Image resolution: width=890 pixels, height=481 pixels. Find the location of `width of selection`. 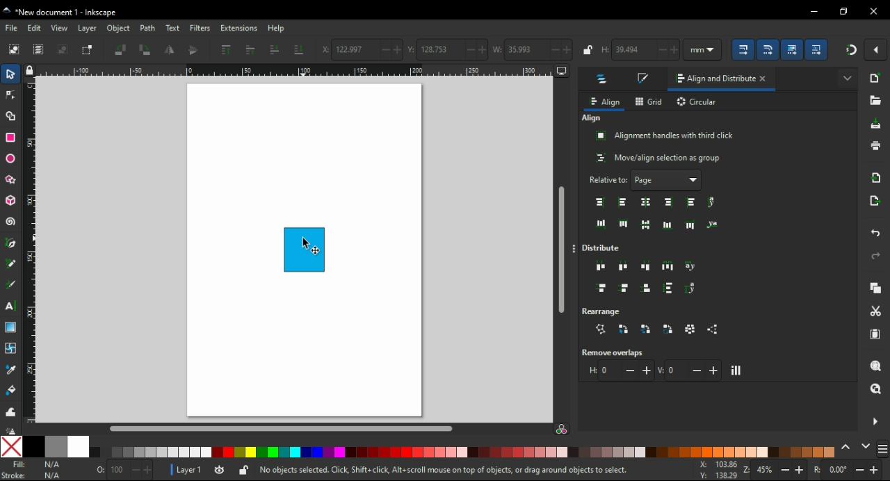

width of selection is located at coordinates (533, 50).